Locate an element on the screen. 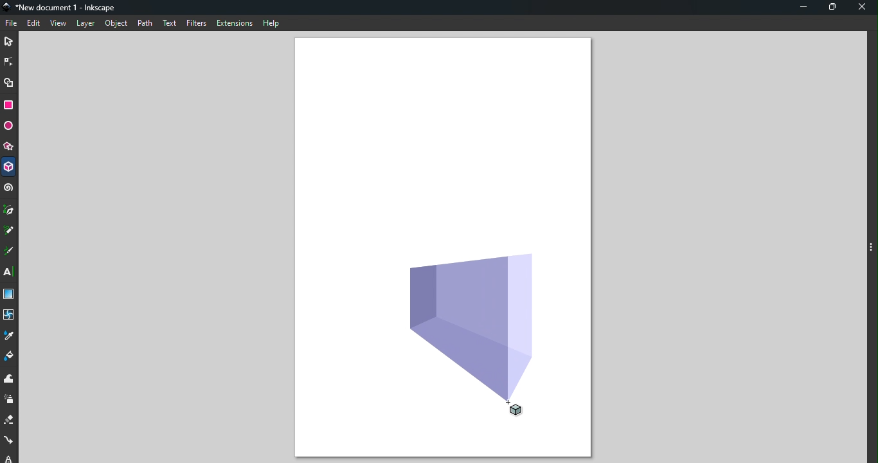 The width and height of the screenshot is (878, 463). Object is located at coordinates (478, 323).